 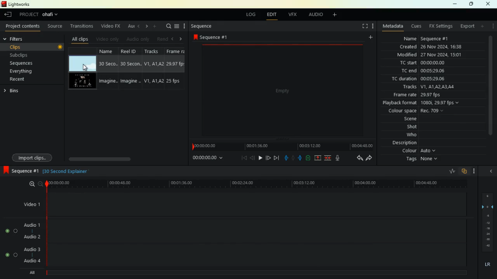 What do you see at coordinates (454, 4) in the screenshot?
I see `minimize` at bounding box center [454, 4].